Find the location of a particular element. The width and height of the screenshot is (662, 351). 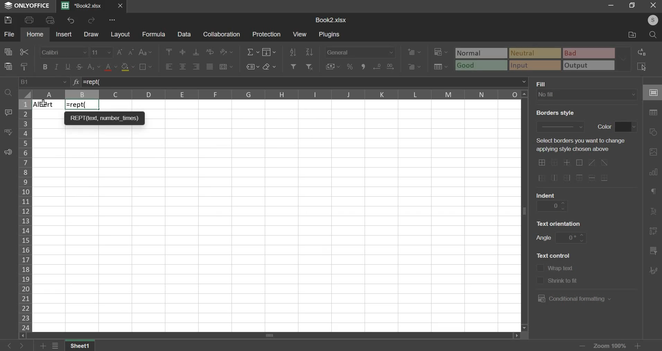

file location is located at coordinates (628, 34).